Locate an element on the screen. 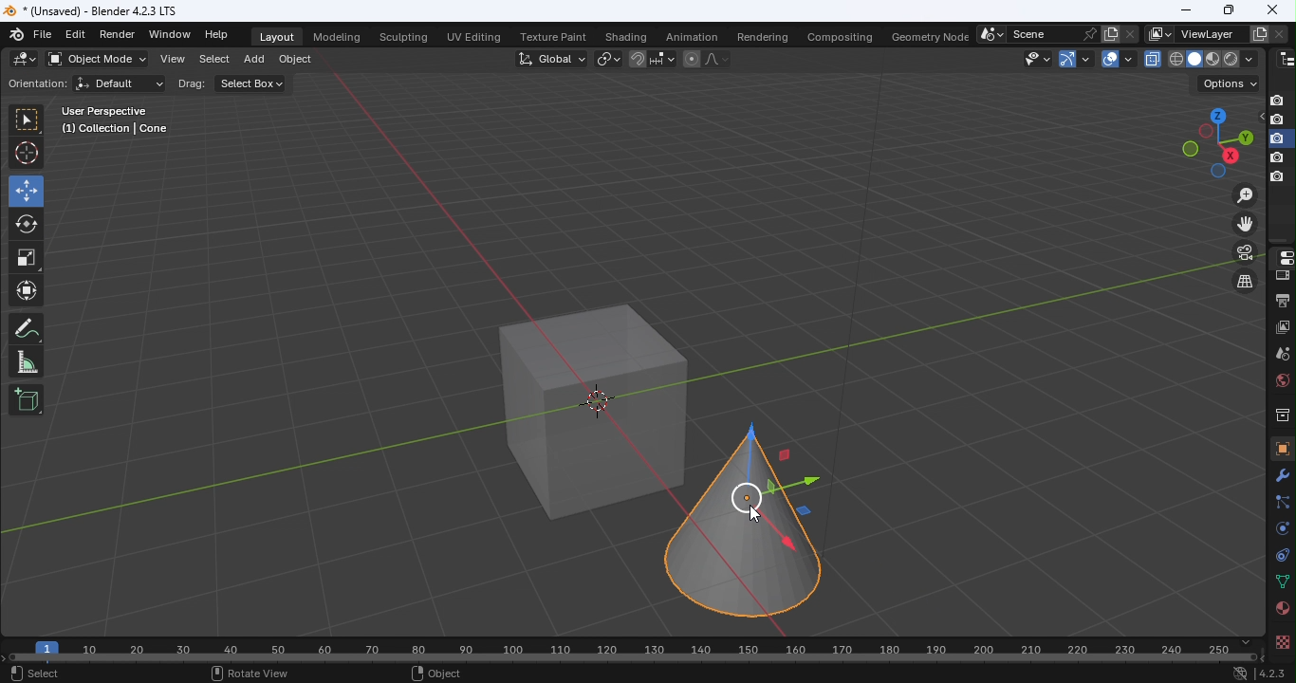 Image resolution: width=1296 pixels, height=683 pixels. New scene is located at coordinates (1109, 33).